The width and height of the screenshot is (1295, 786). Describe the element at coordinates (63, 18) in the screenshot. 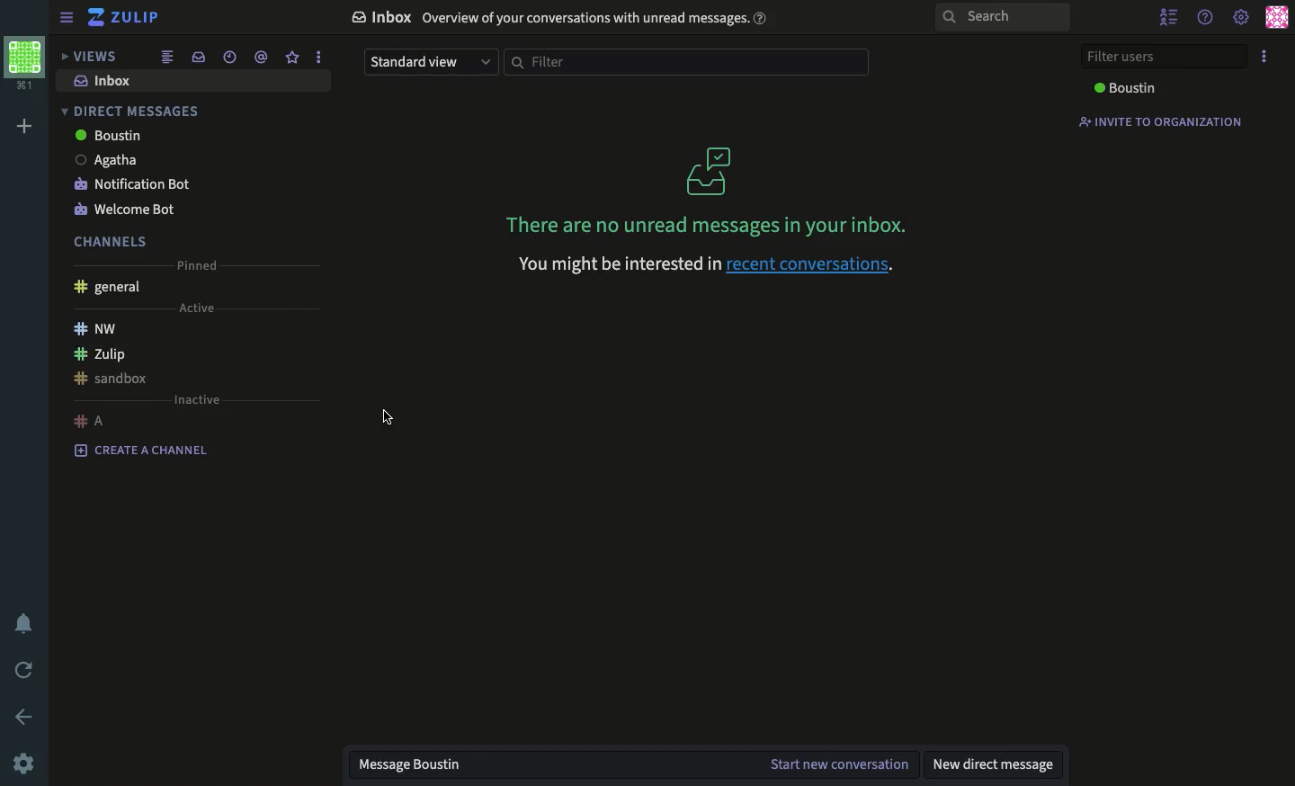

I see `sidebar ` at that location.